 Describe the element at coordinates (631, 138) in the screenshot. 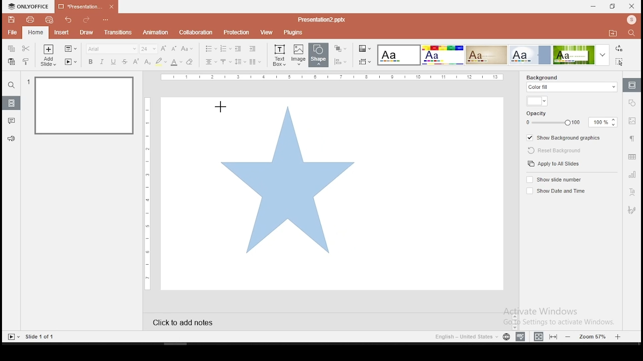

I see `paragraph settings` at that location.